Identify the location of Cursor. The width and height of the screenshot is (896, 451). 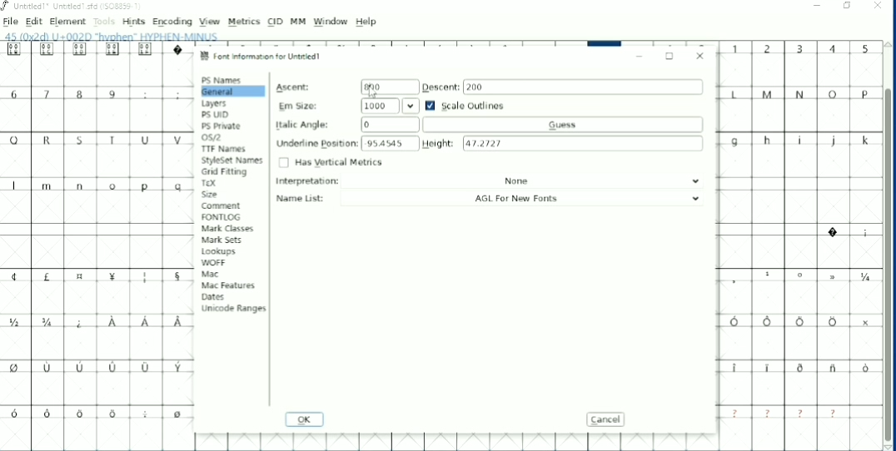
(373, 93).